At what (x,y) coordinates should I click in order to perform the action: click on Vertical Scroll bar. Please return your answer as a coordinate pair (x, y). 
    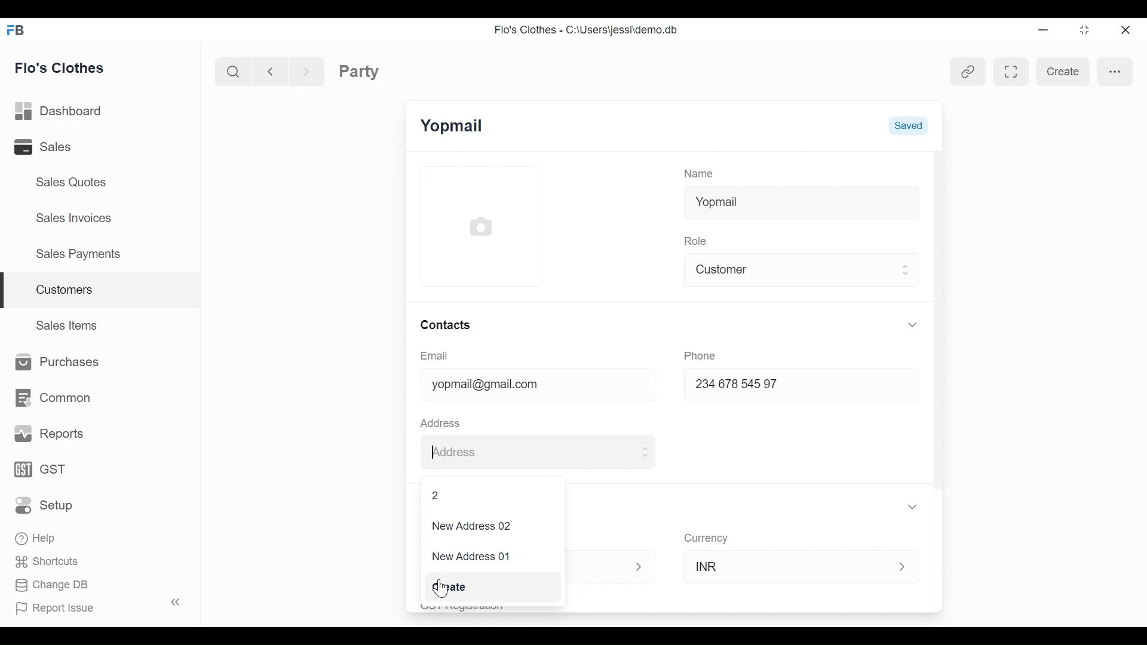
    Looking at the image, I should click on (940, 321).